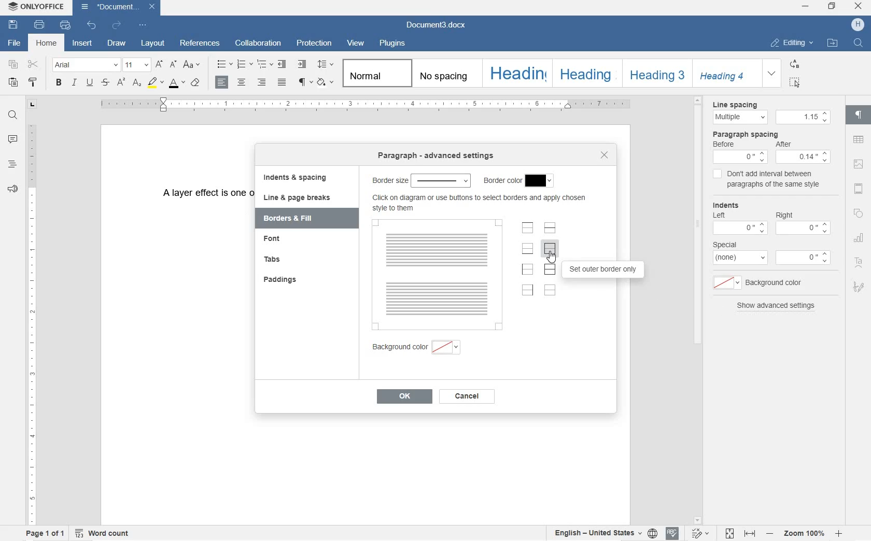 Image resolution: width=871 pixels, height=541 pixels. I want to click on INCREASE INDENT, so click(302, 65).